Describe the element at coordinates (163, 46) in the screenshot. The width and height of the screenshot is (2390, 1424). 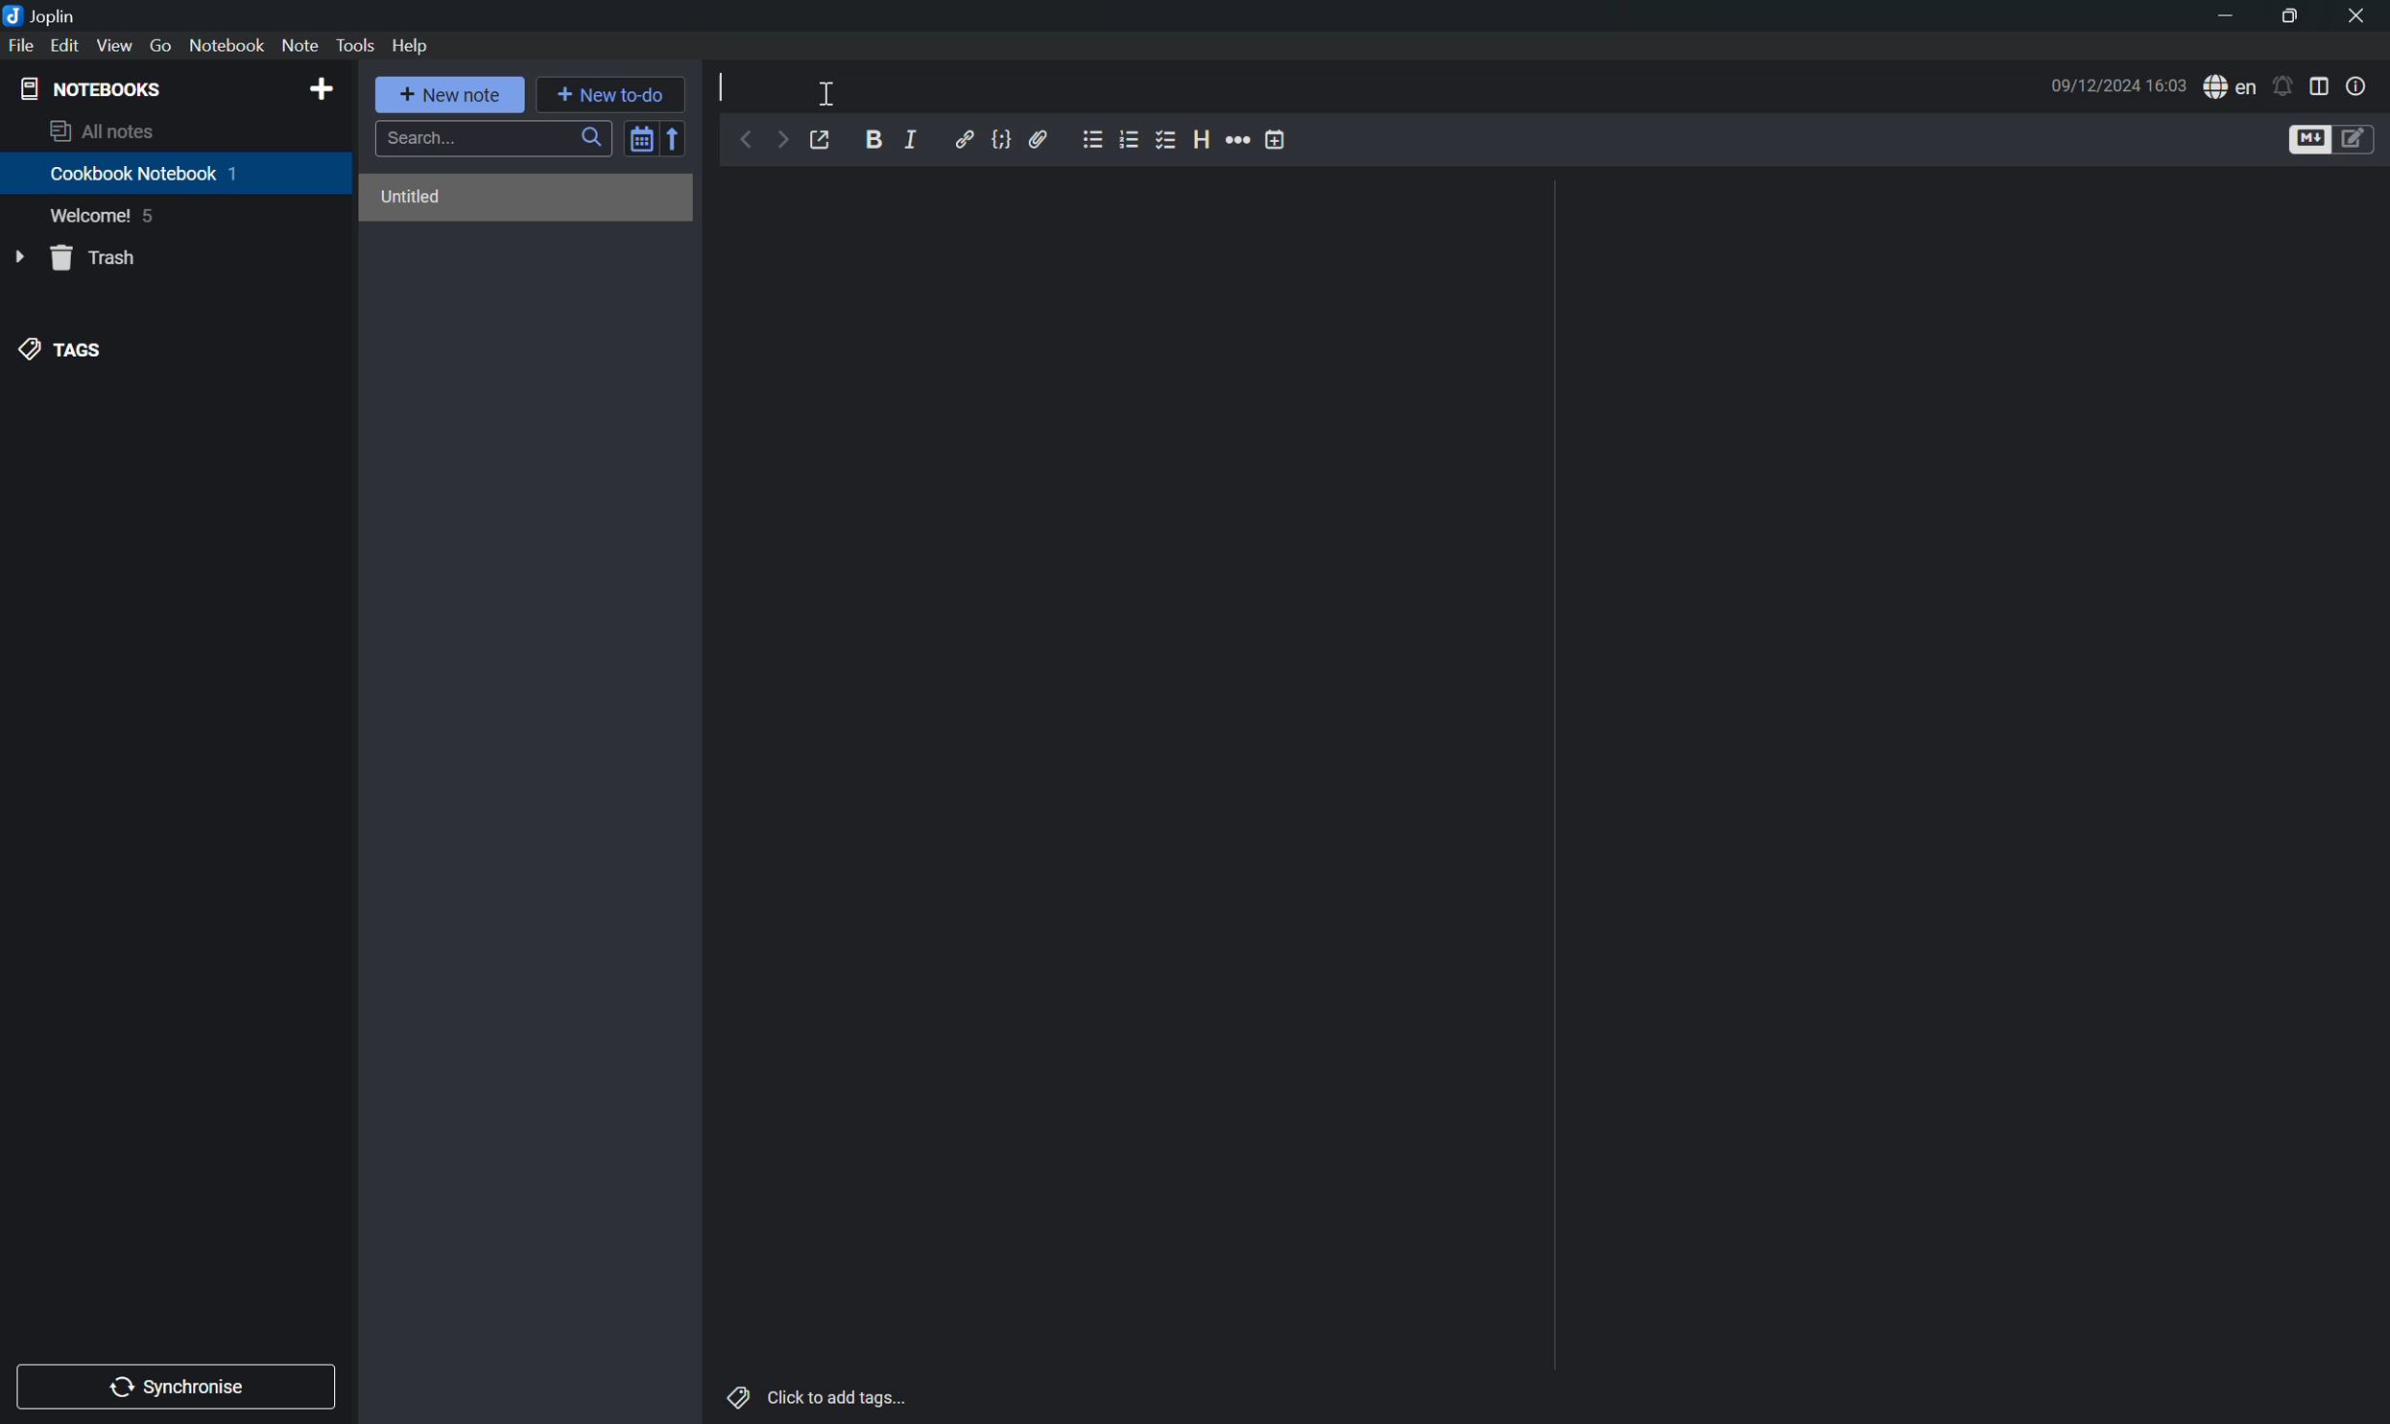
I see `Go` at that location.